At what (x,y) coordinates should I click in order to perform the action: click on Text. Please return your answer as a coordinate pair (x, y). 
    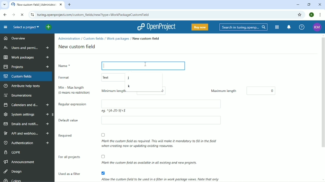
    Looking at the image, I should click on (124, 78).